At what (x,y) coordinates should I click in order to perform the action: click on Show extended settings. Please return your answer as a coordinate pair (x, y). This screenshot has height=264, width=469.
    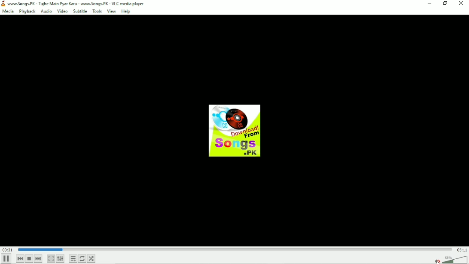
    Looking at the image, I should click on (61, 258).